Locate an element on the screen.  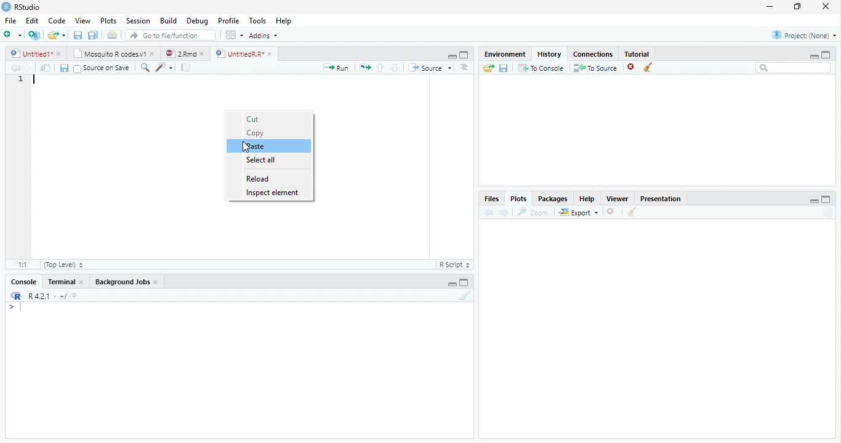
clear is located at coordinates (648, 68).